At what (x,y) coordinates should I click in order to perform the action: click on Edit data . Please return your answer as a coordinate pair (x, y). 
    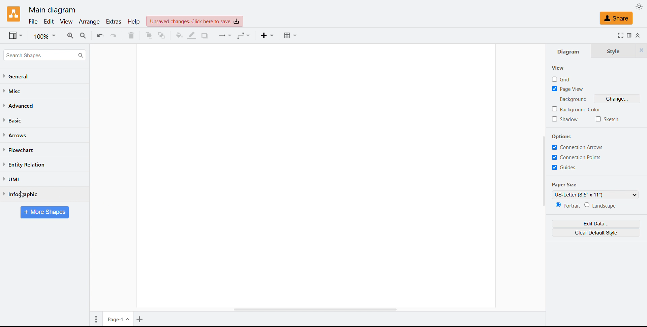
    Looking at the image, I should click on (596, 223).